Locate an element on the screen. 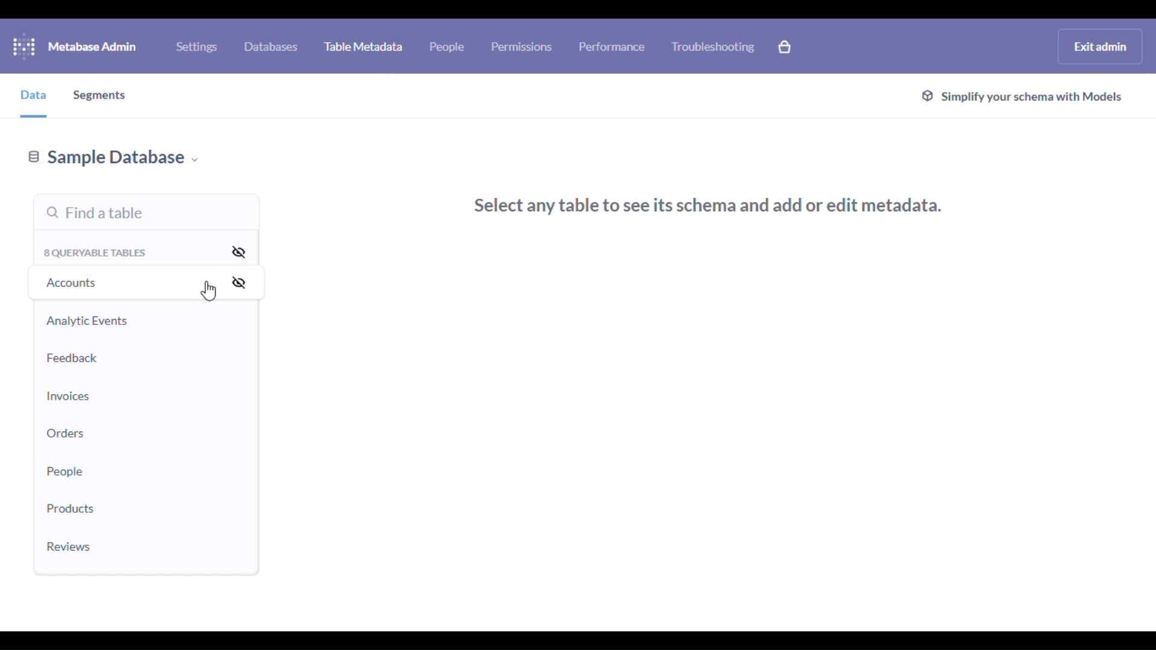  table metadata is located at coordinates (364, 46).